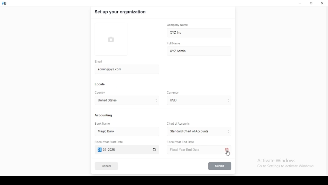 This screenshot has width=328, height=185. What do you see at coordinates (128, 150) in the screenshot?
I see `Fiscal Year Start Date` at bounding box center [128, 150].